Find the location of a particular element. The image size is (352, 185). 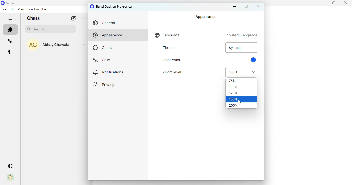

Zoom level is located at coordinates (169, 73).